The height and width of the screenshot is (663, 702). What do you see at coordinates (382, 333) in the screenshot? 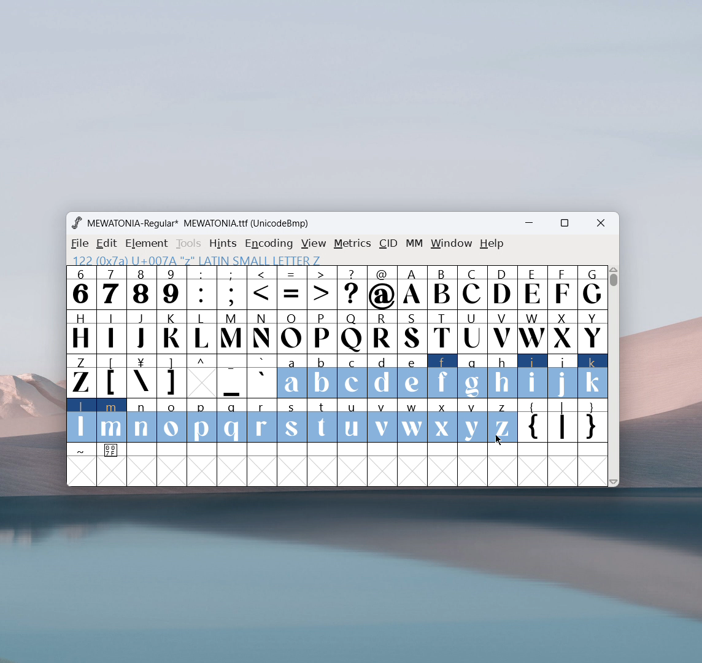
I see `R` at bounding box center [382, 333].